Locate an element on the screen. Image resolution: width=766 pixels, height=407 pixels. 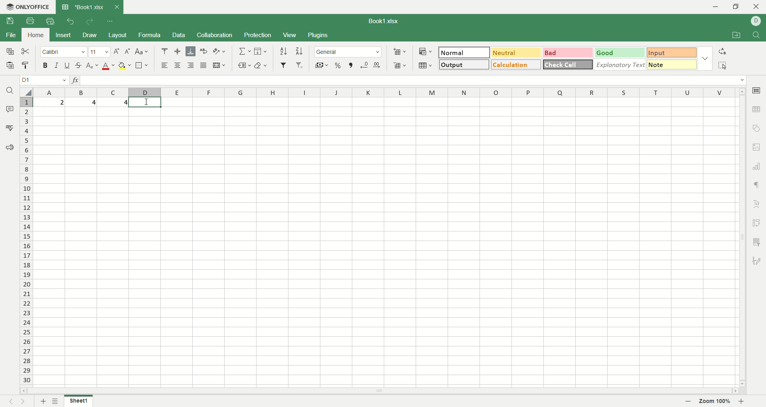
data is located at coordinates (180, 35).